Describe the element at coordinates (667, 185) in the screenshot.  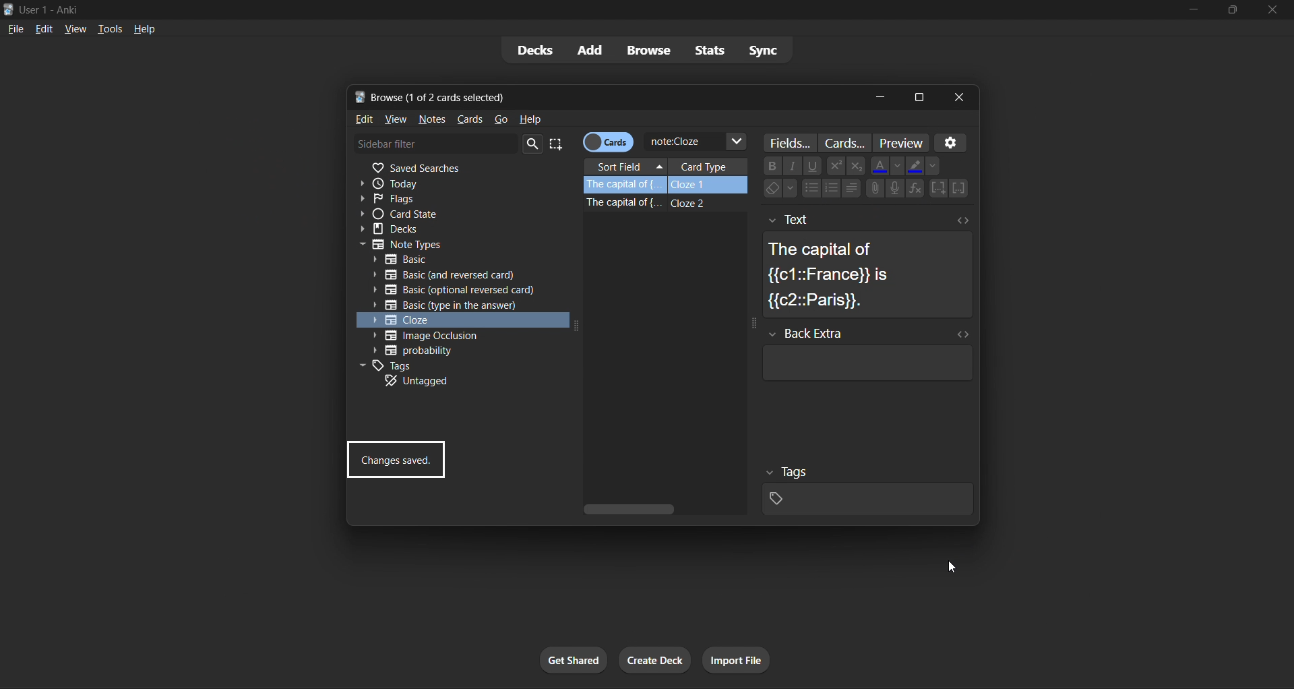
I see `selected cloze card` at that location.